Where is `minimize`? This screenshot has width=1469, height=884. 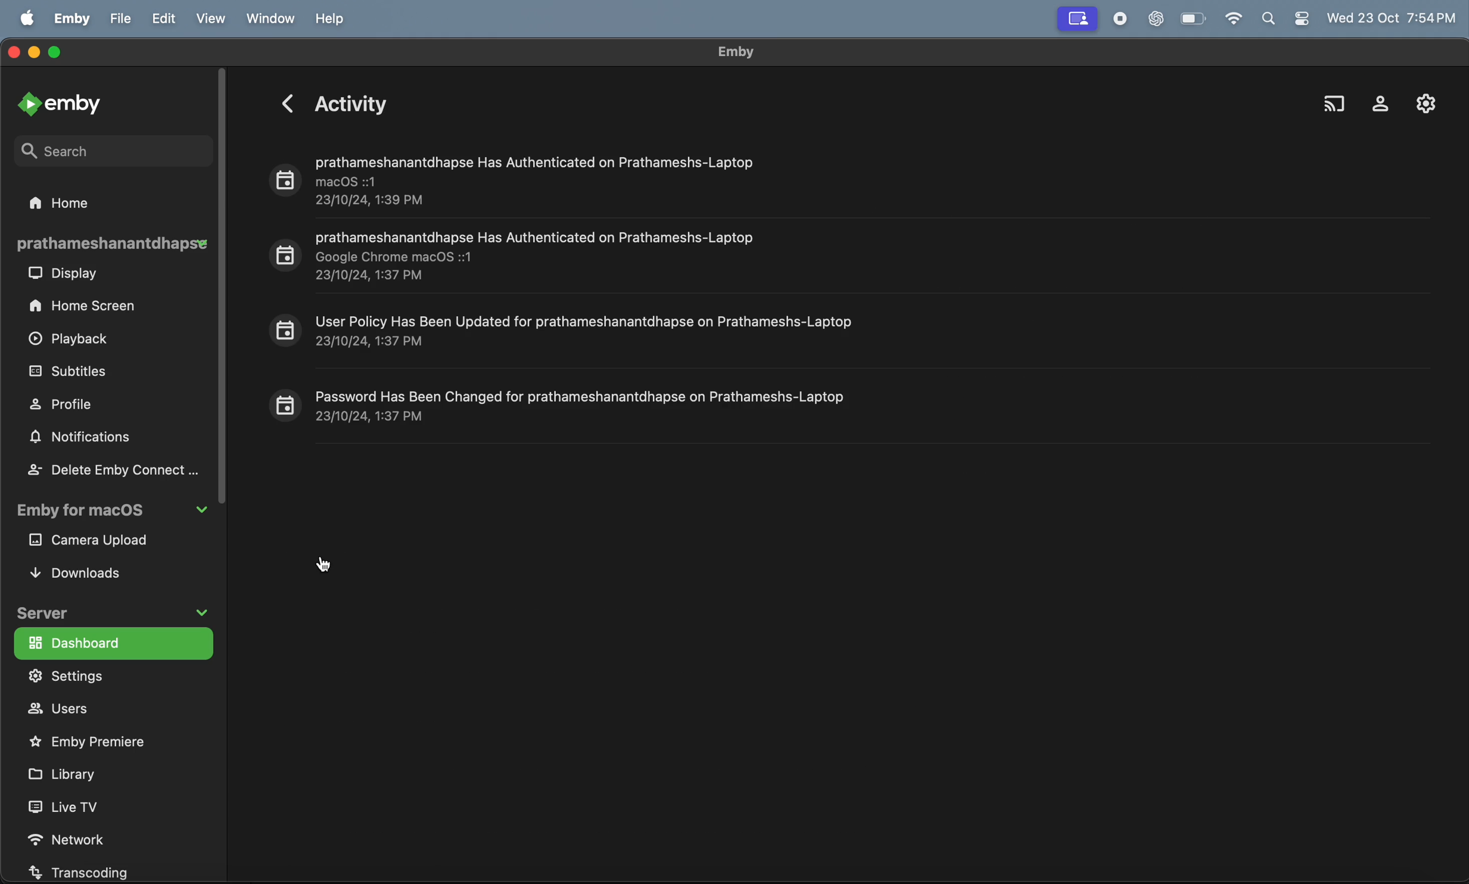
minimize is located at coordinates (36, 54).